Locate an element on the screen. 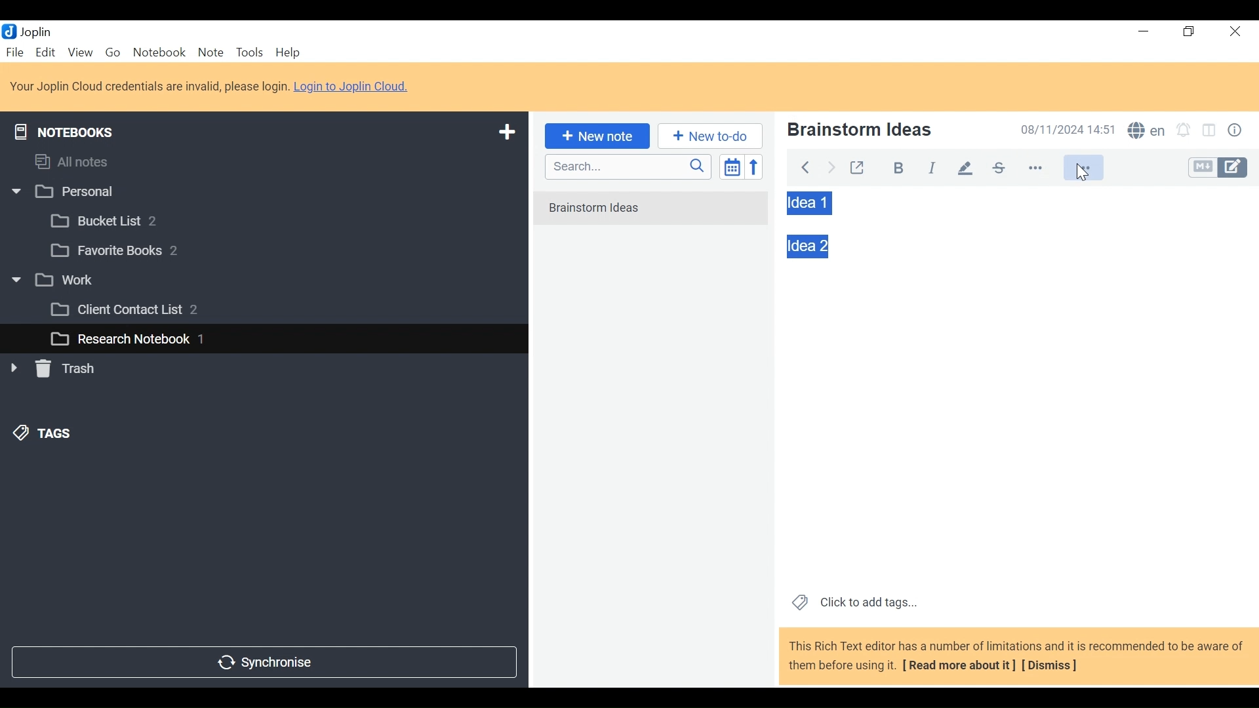 The width and height of the screenshot is (1259, 708). This Rich Text editor has a number of limitations and it is recommended to be aware of
them before using it. [ Read more about it] [Dismiss] is located at coordinates (1016, 656).